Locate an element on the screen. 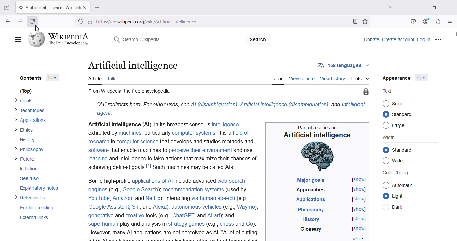 This screenshot has width=457, height=241. Open application menu is located at coordinates (450, 21).